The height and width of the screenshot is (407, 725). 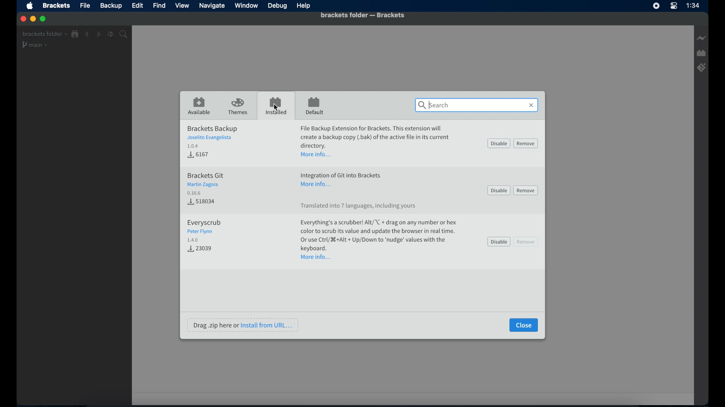 What do you see at coordinates (498, 242) in the screenshot?
I see `disable` at bounding box center [498, 242].